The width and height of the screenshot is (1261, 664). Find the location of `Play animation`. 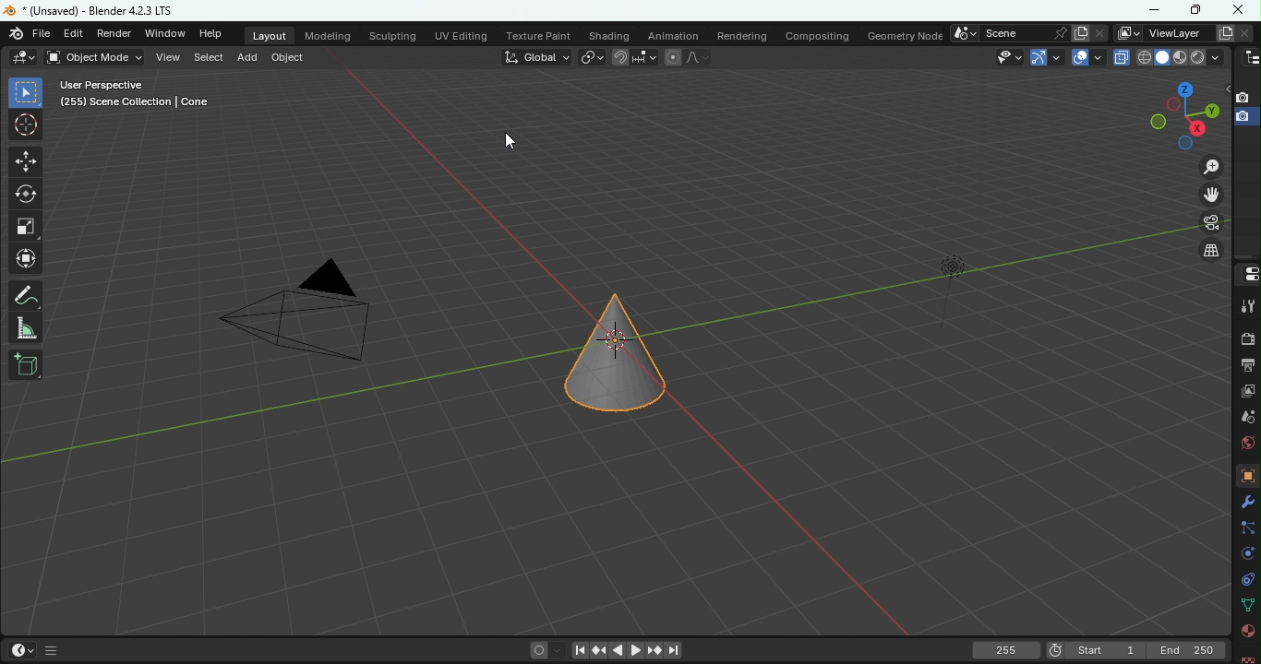

Play animation is located at coordinates (615, 650).